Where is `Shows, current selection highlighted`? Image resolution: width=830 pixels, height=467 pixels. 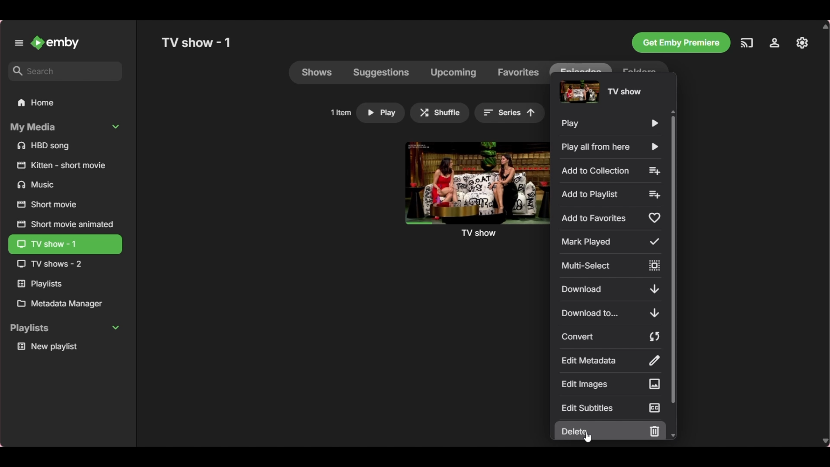 Shows, current selection highlighted is located at coordinates (317, 72).